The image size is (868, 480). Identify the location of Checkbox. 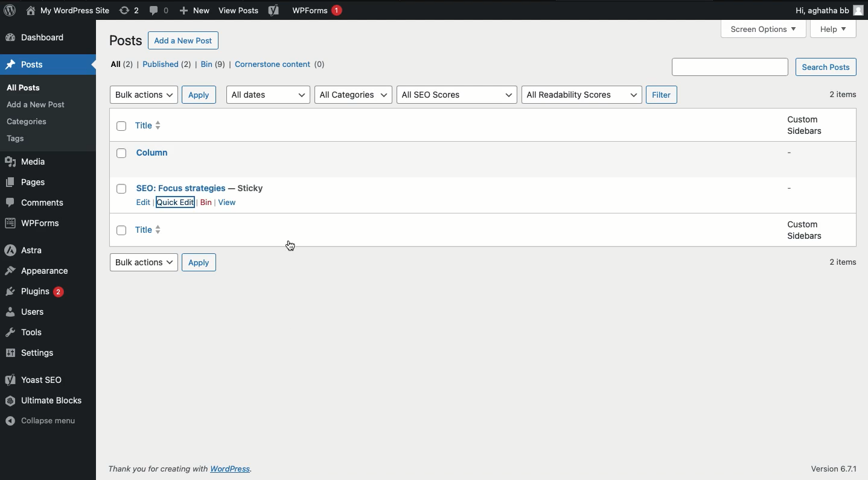
(123, 127).